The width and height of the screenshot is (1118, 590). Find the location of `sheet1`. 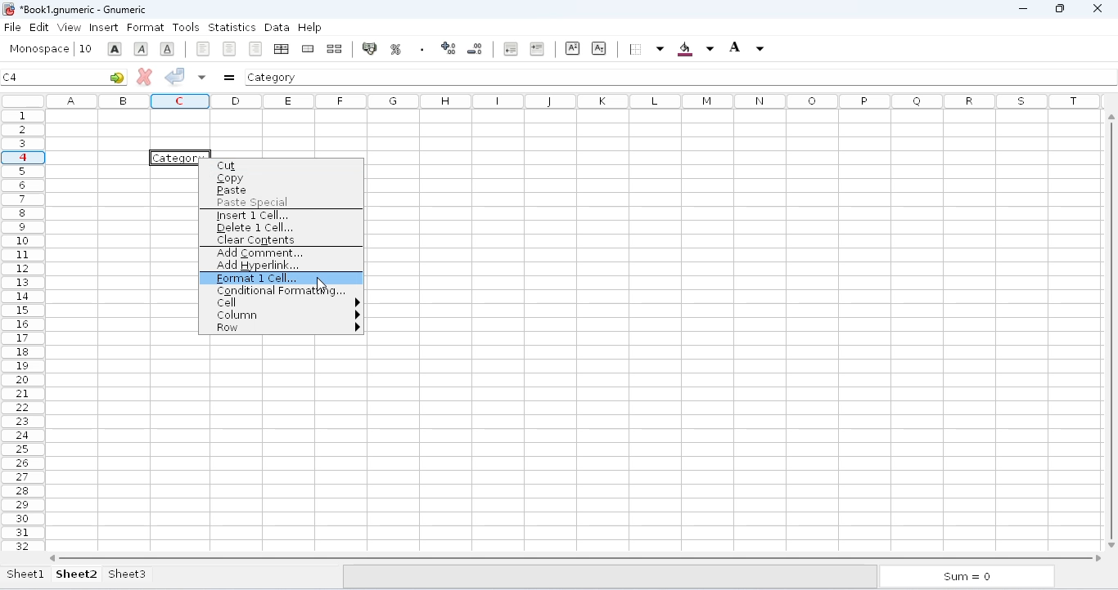

sheet1 is located at coordinates (26, 574).